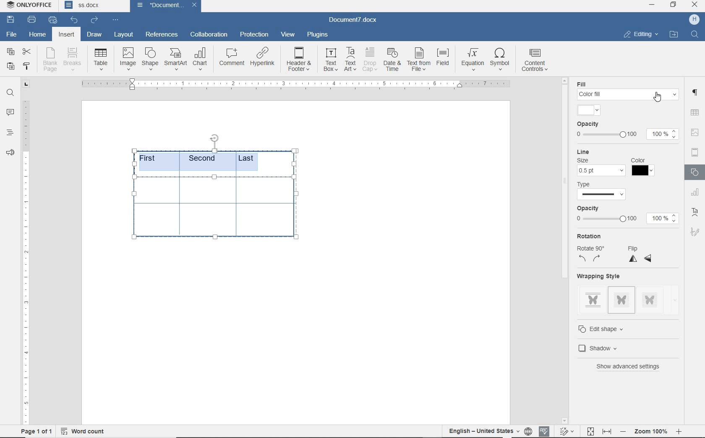 The image size is (705, 438). Describe the element at coordinates (609, 329) in the screenshot. I see `edit shape` at that location.